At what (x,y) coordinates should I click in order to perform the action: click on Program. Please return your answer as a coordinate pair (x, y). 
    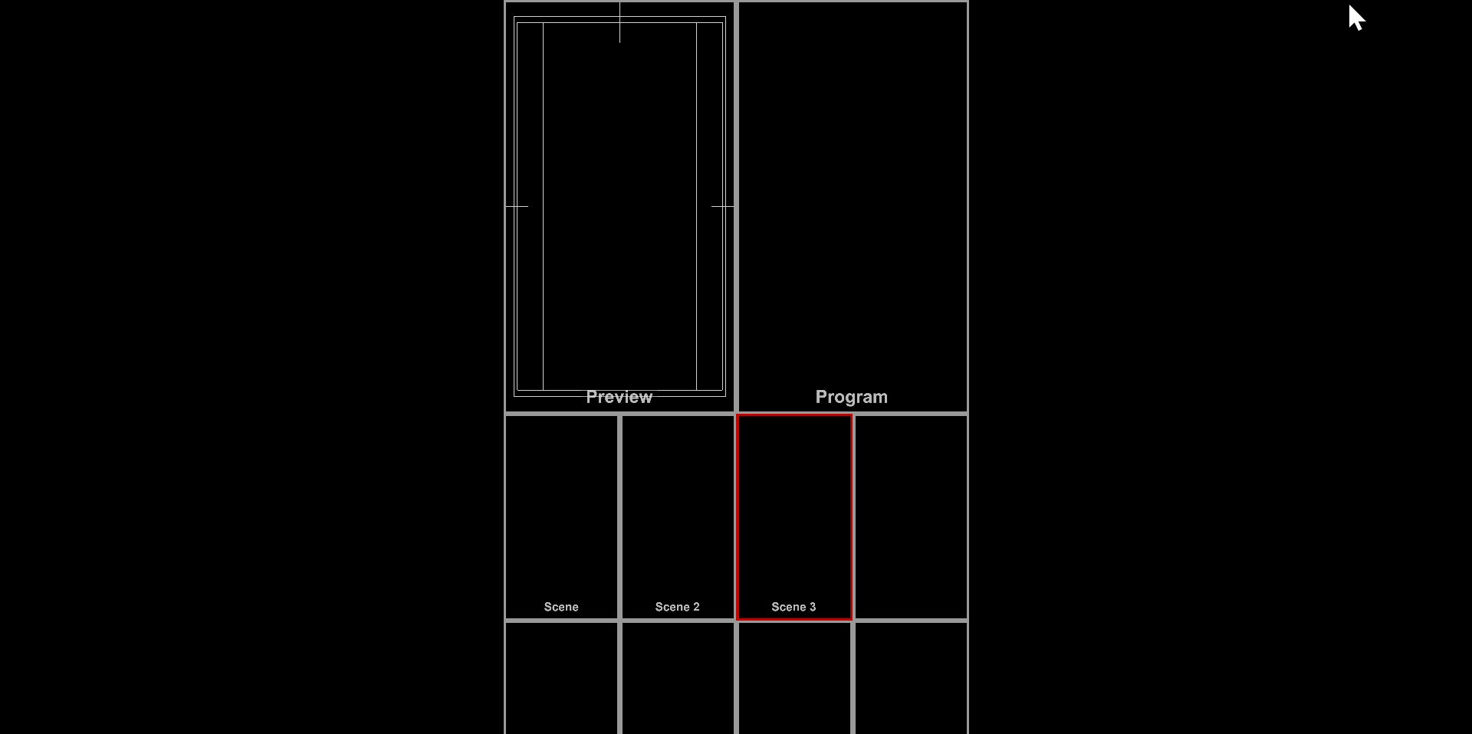
    Looking at the image, I should click on (853, 206).